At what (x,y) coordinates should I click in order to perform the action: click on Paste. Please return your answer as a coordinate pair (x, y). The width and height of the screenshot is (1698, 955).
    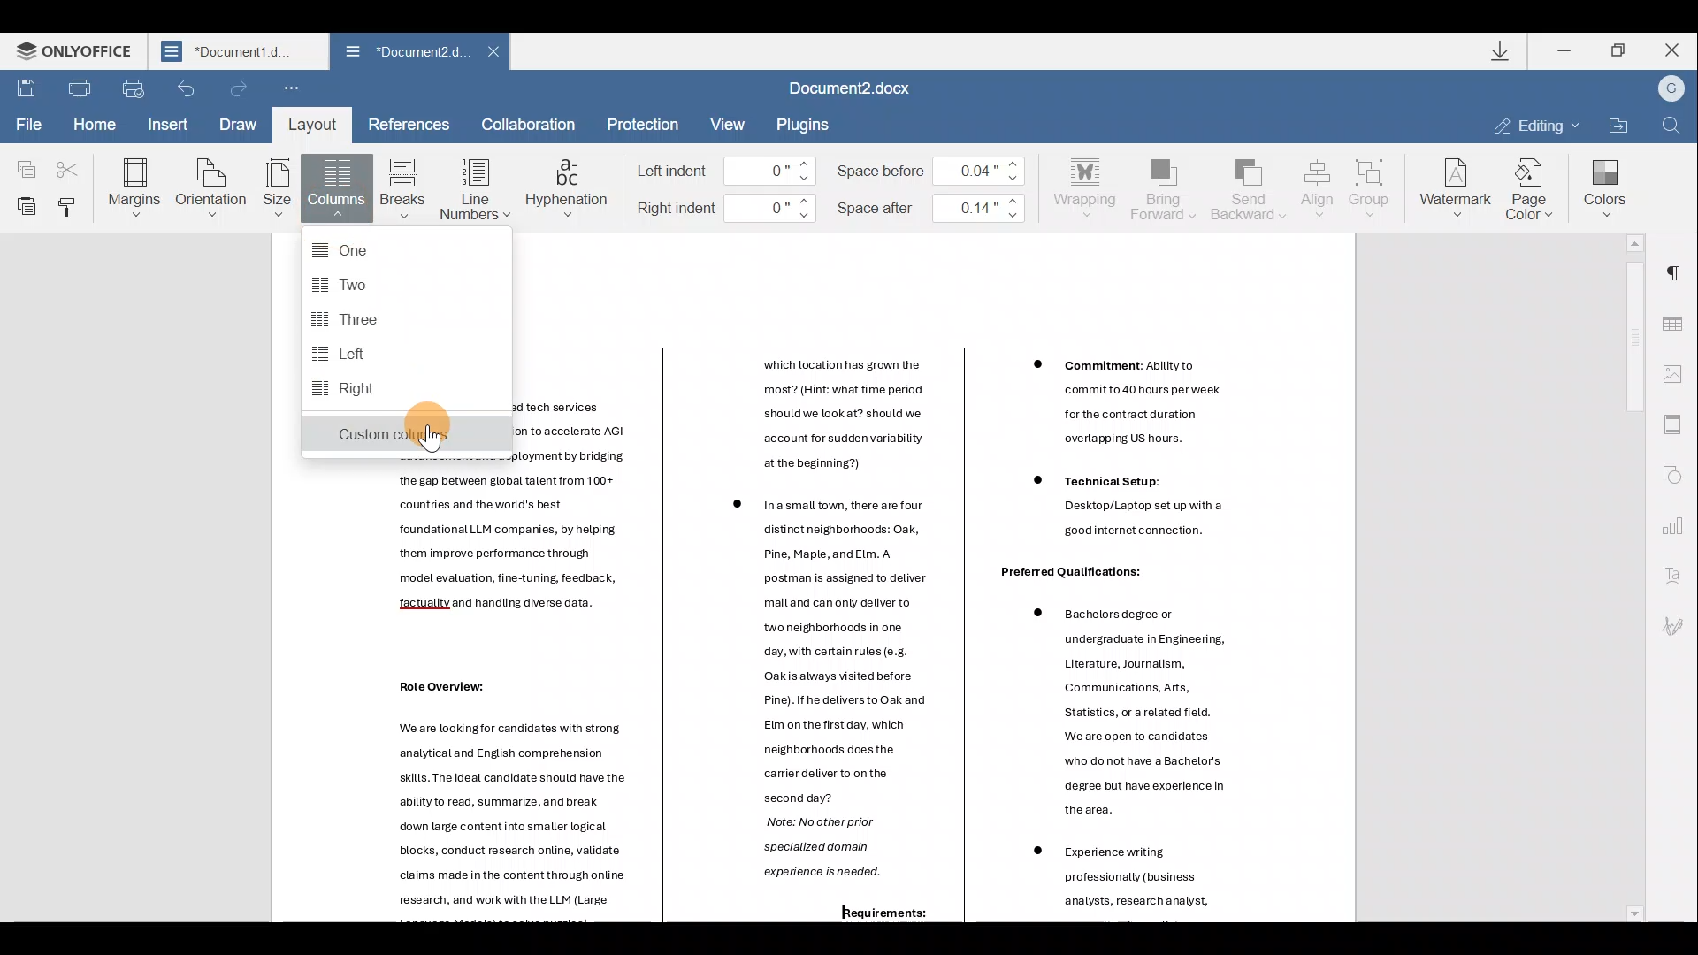
    Looking at the image, I should click on (22, 204).